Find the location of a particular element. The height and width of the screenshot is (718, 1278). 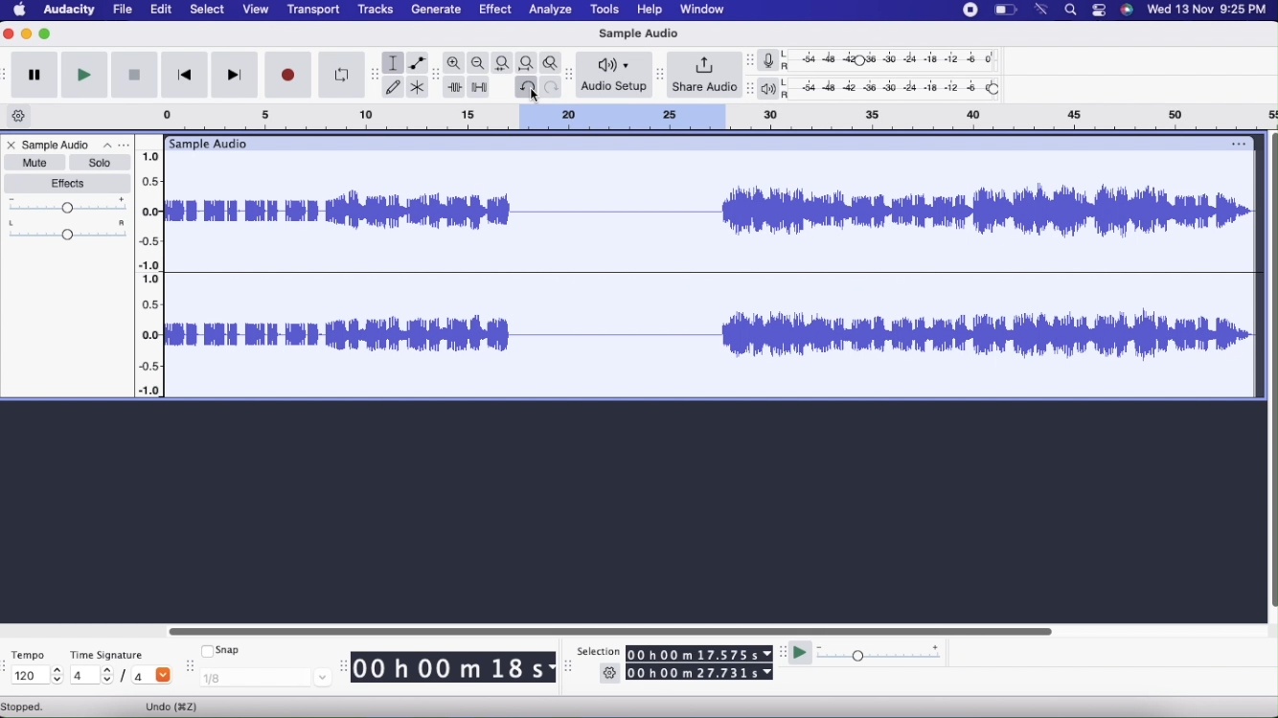

Enable looping is located at coordinates (343, 75).